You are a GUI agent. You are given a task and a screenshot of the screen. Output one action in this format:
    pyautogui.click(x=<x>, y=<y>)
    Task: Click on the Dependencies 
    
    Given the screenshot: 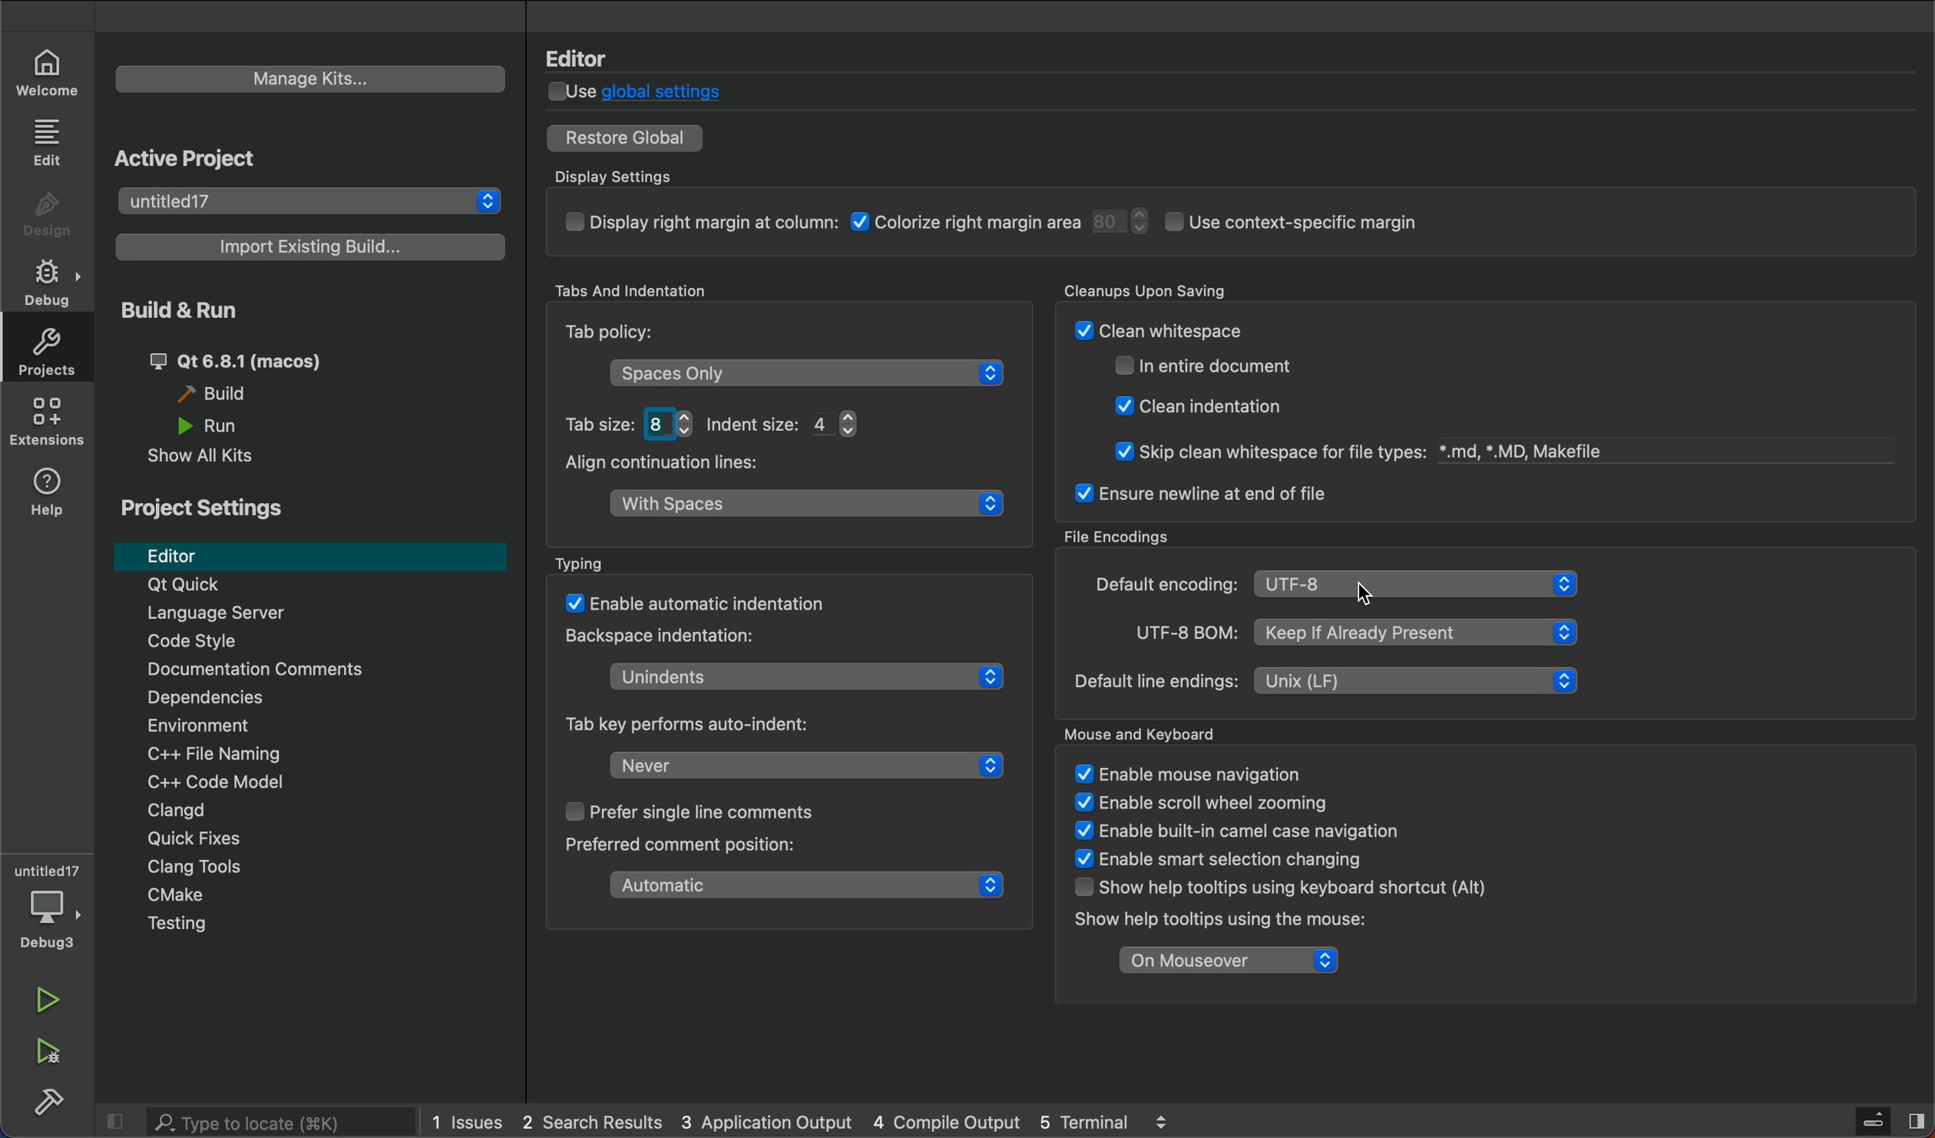 What is the action you would take?
    pyautogui.click(x=301, y=698)
    